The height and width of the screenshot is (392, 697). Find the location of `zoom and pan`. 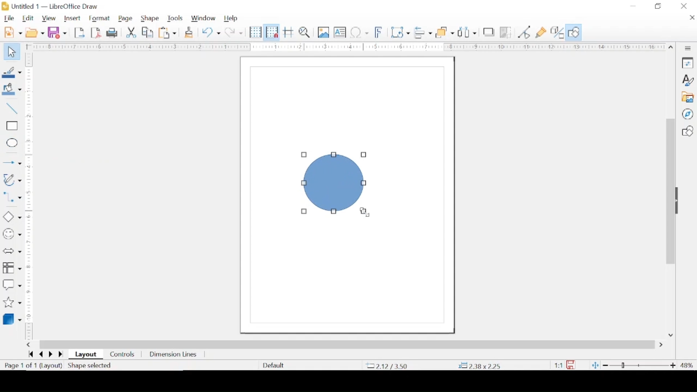

zoom and pan is located at coordinates (305, 33).